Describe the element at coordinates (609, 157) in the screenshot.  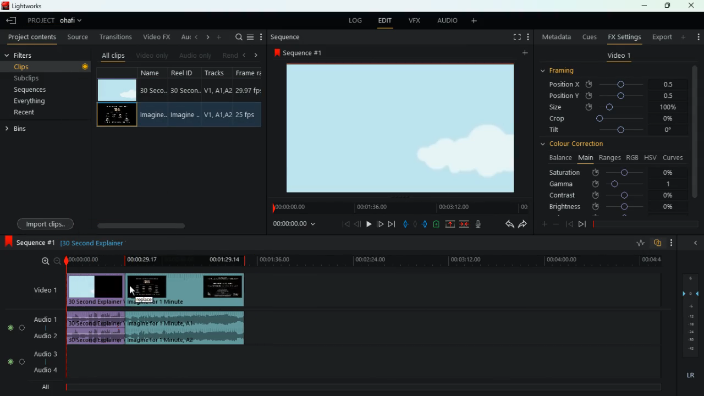
I see `ranges` at that location.